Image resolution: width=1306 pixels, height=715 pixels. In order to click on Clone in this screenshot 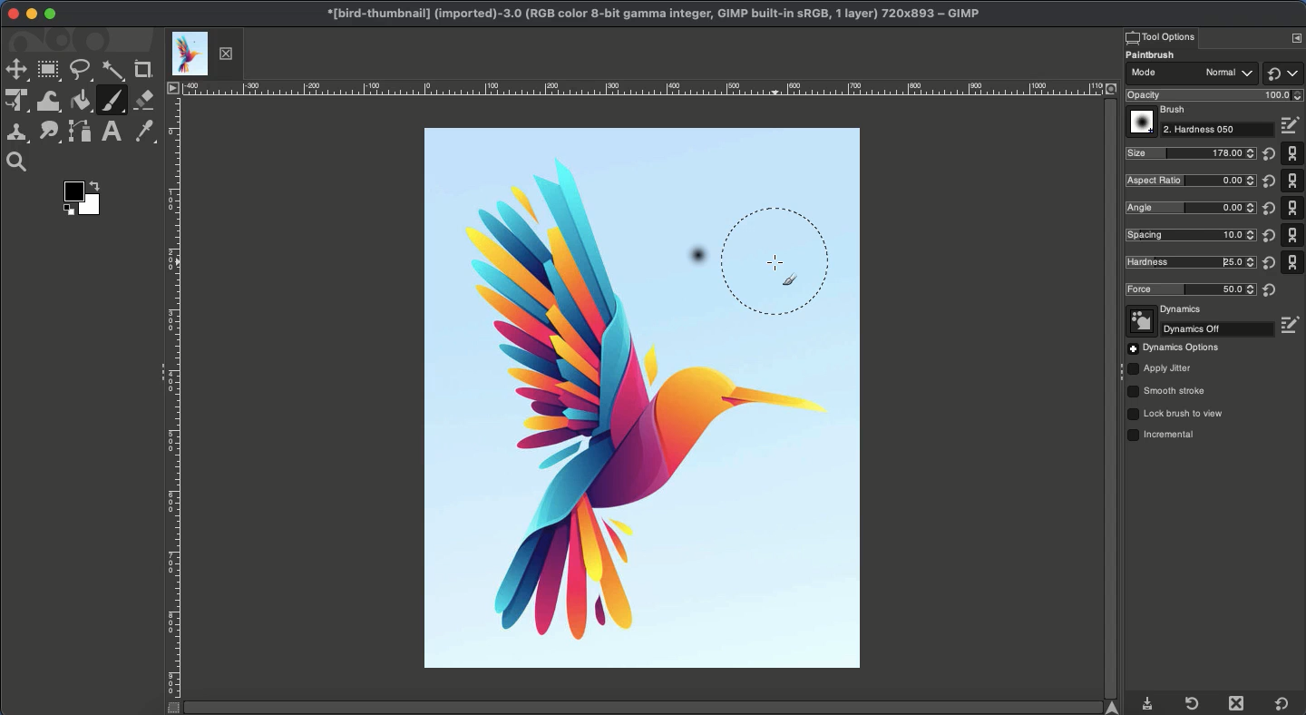, I will do `click(17, 135)`.